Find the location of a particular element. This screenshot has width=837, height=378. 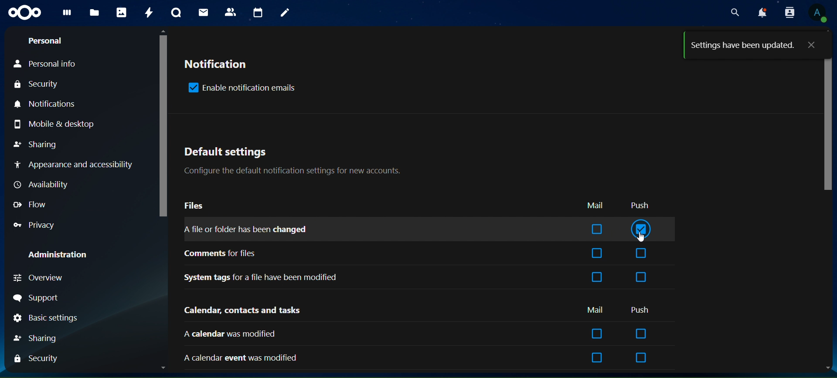

box is located at coordinates (641, 277).